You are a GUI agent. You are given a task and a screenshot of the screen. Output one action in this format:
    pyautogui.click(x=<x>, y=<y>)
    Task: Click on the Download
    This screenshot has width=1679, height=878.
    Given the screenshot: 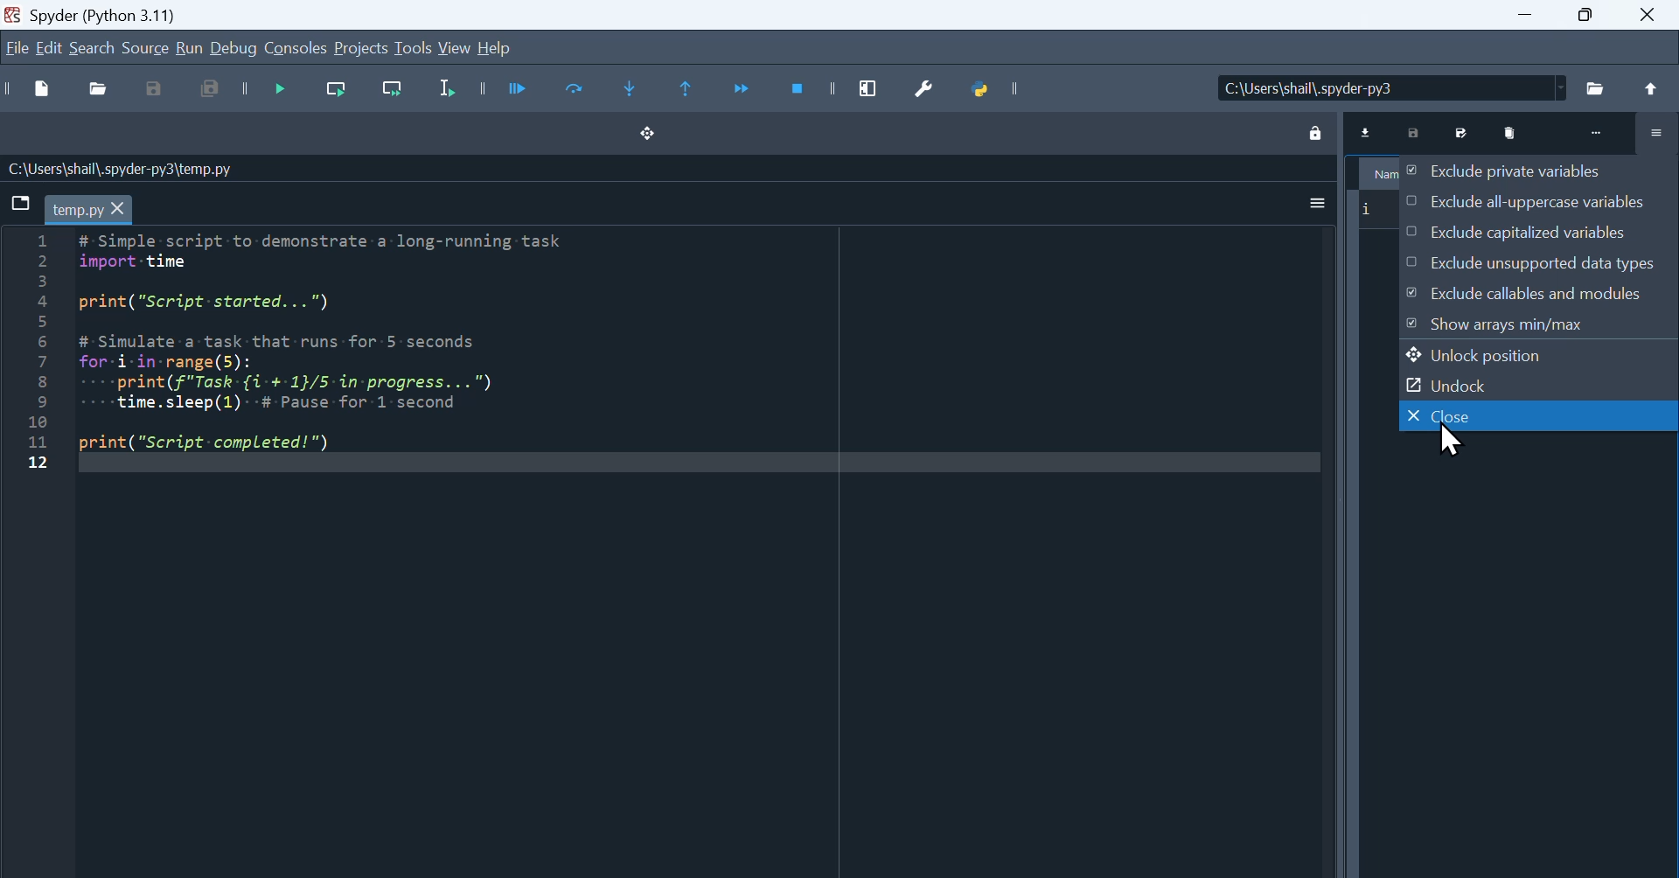 What is the action you would take?
    pyautogui.click(x=1367, y=130)
    